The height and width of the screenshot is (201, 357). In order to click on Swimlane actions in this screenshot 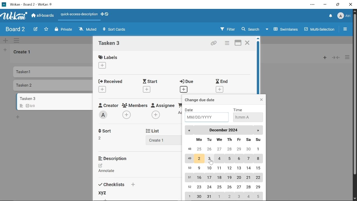, I will do `click(18, 41)`.